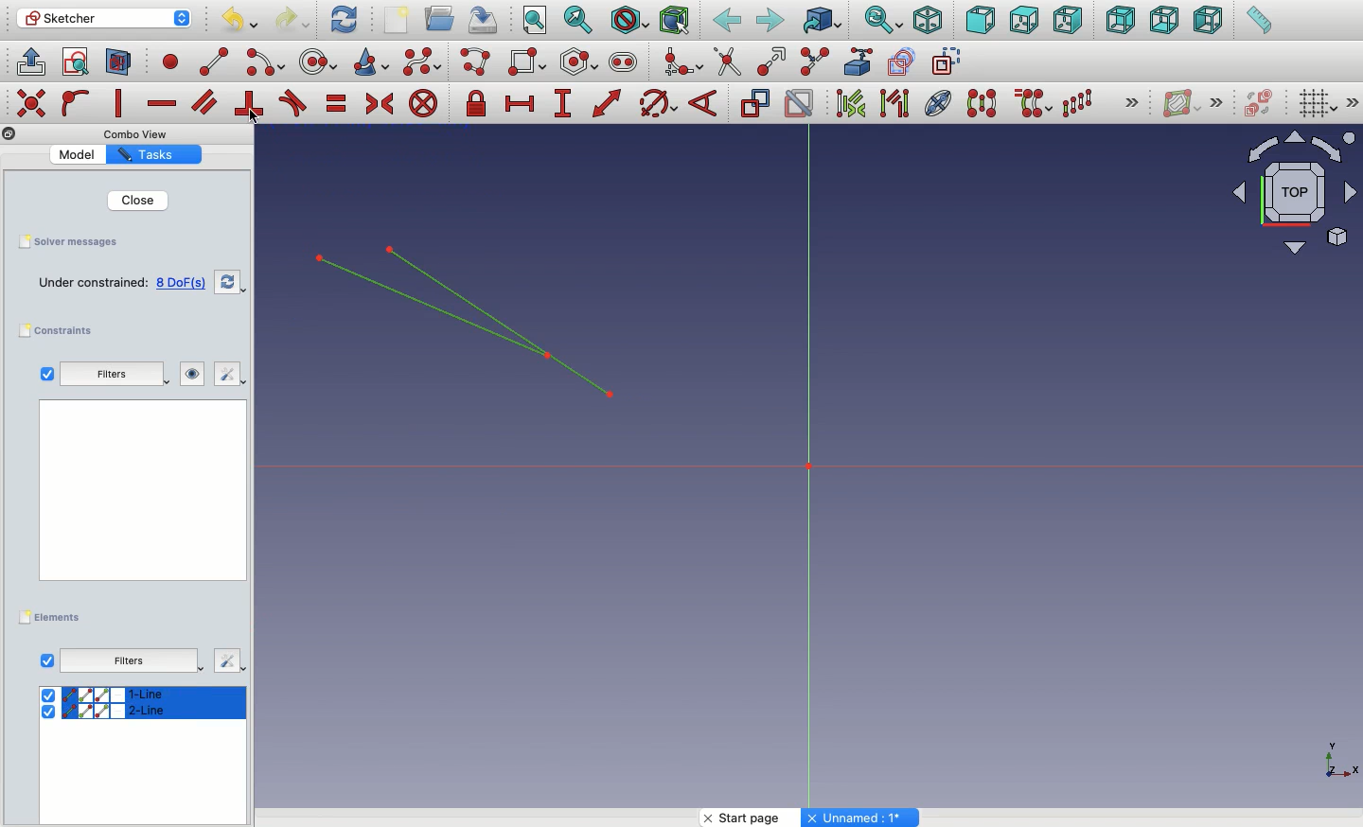  Describe the element at coordinates (1257, 22) in the screenshot. I see `Measure` at that location.